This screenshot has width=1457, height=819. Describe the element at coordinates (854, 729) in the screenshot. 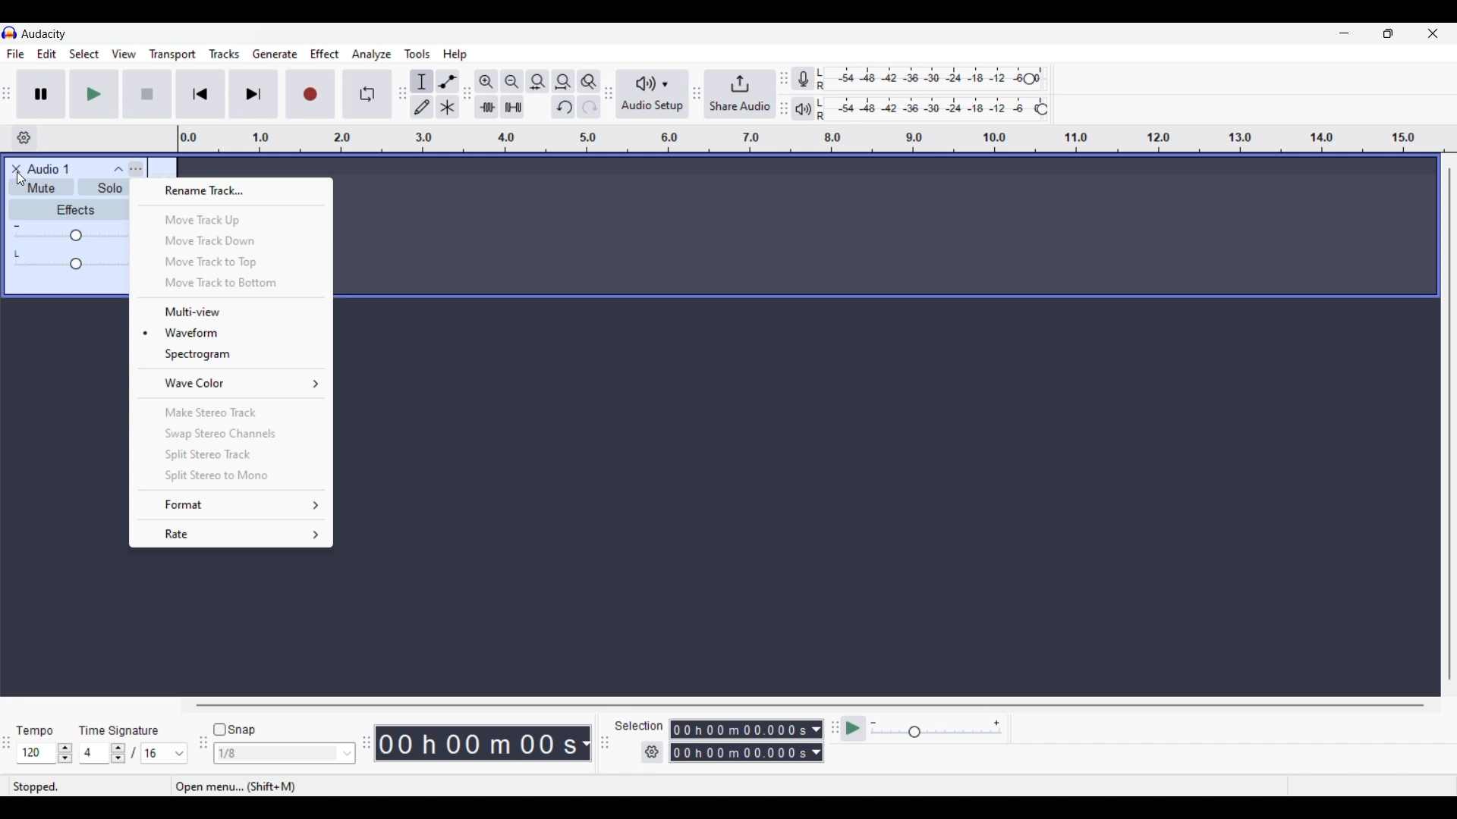

I see `Play-at-speed/Play-at-speed oncce` at that location.